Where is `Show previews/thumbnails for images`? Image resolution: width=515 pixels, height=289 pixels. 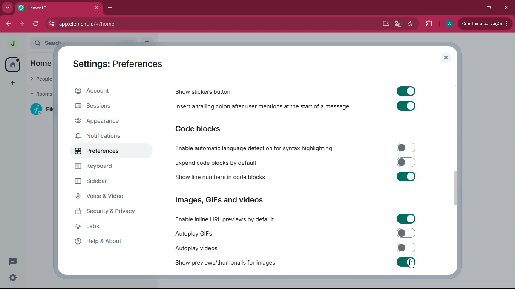
Show previews/thumbnails for images is located at coordinates (224, 263).